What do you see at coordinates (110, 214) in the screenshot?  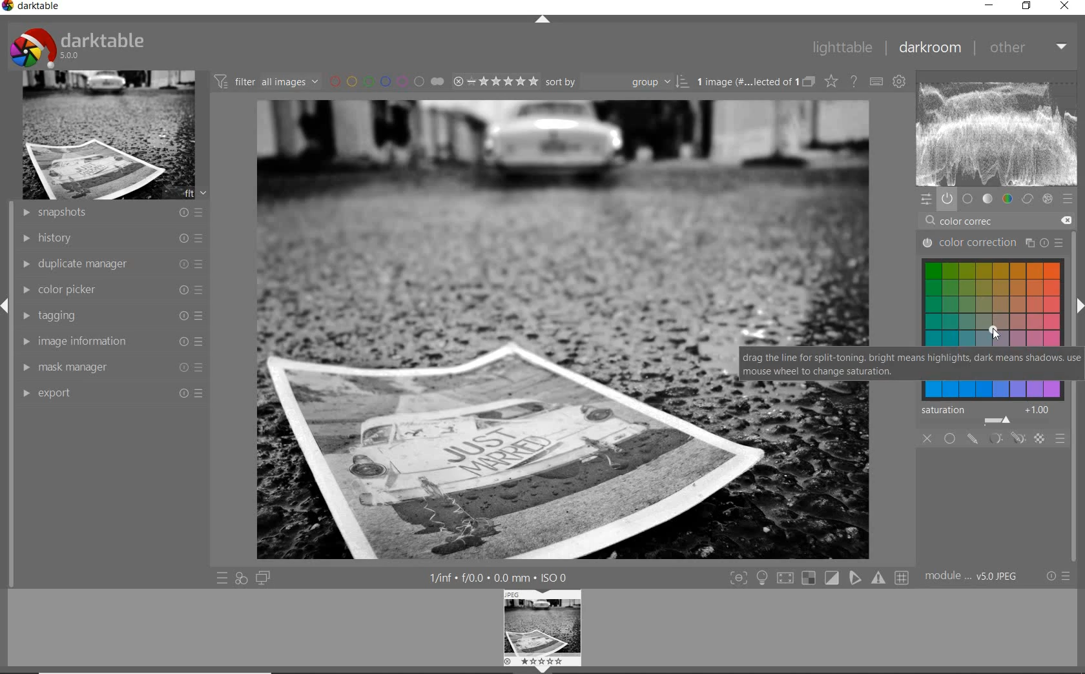 I see `snapshots` at bounding box center [110, 214].